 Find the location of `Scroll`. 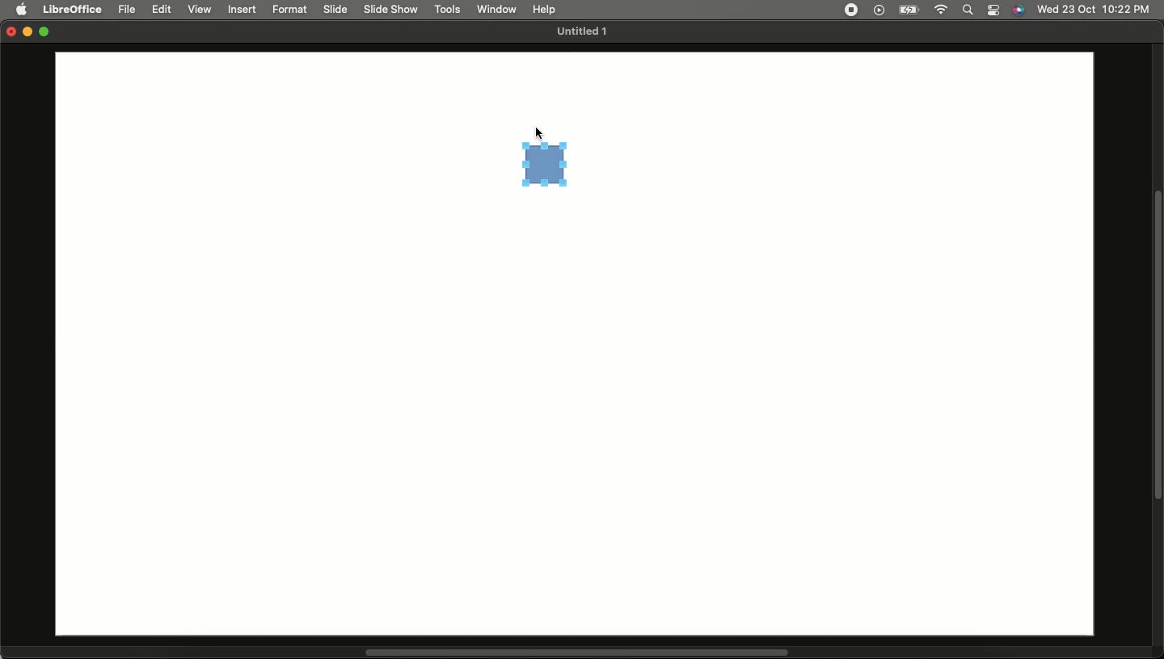

Scroll is located at coordinates (577, 653).